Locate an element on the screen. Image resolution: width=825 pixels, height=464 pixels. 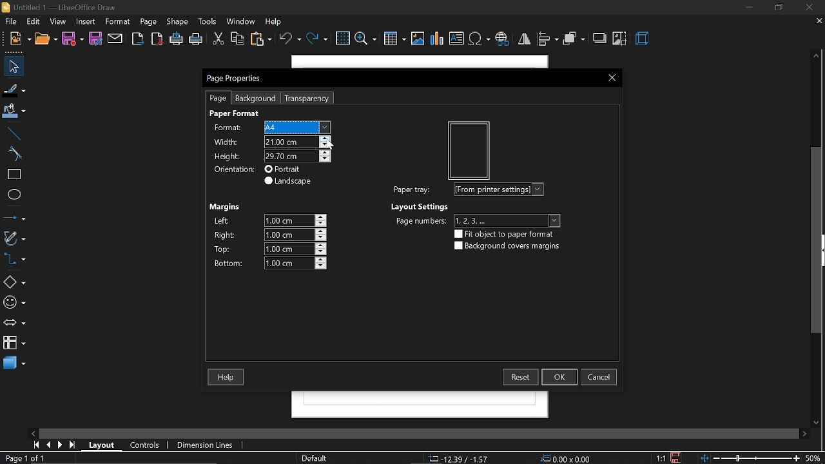
curves and polygon is located at coordinates (15, 238).